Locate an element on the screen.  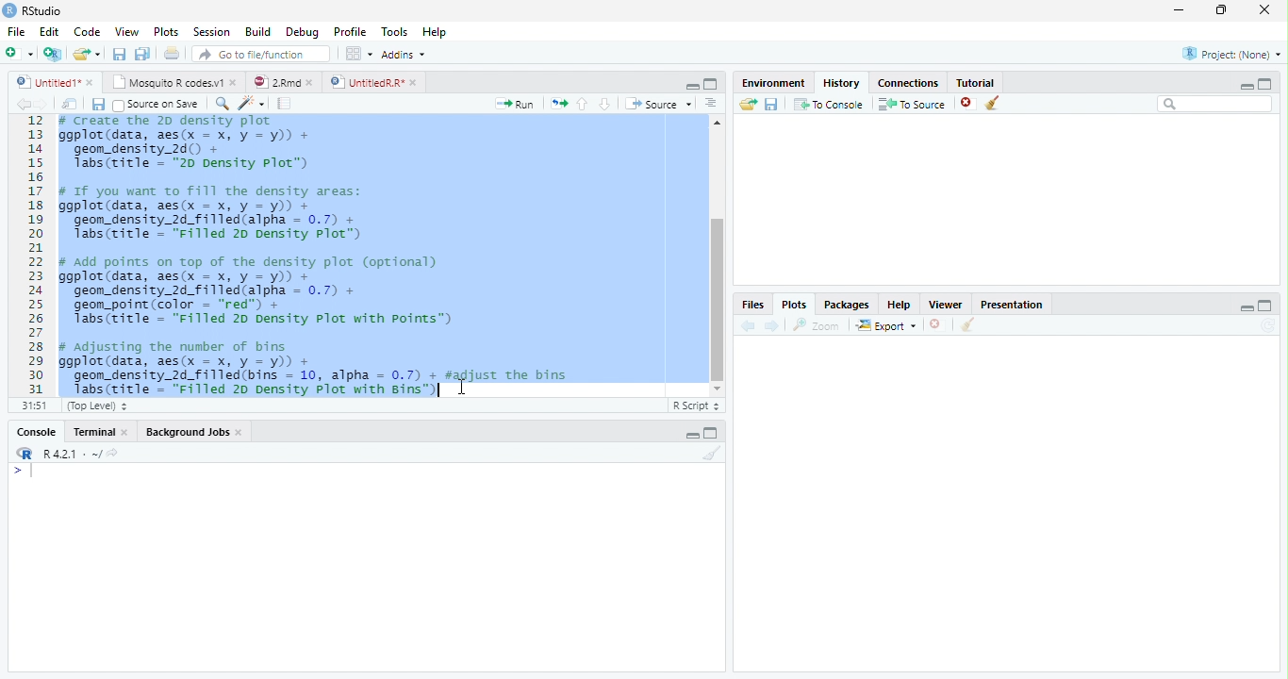
Presentatior is located at coordinates (1011, 306).